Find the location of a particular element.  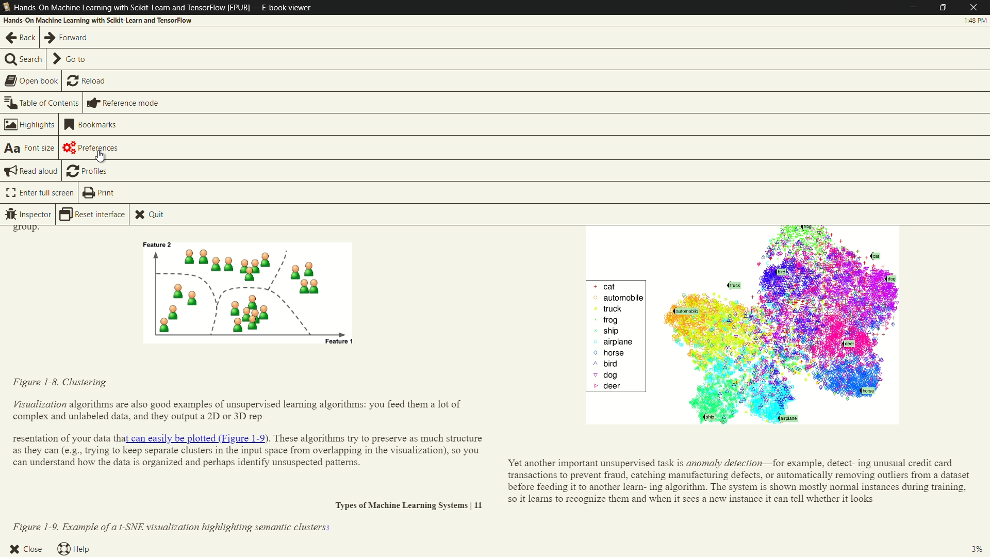

maximize is located at coordinates (946, 8).